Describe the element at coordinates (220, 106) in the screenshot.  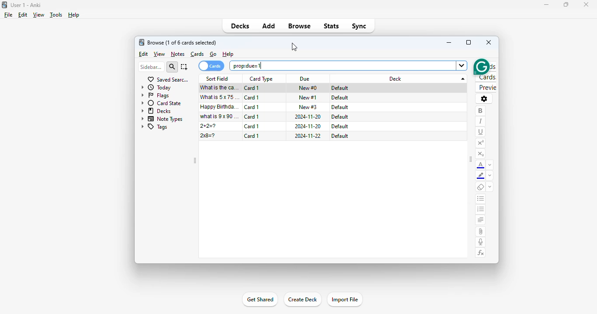
I see `happy birthday song!!!.mp3` at that location.